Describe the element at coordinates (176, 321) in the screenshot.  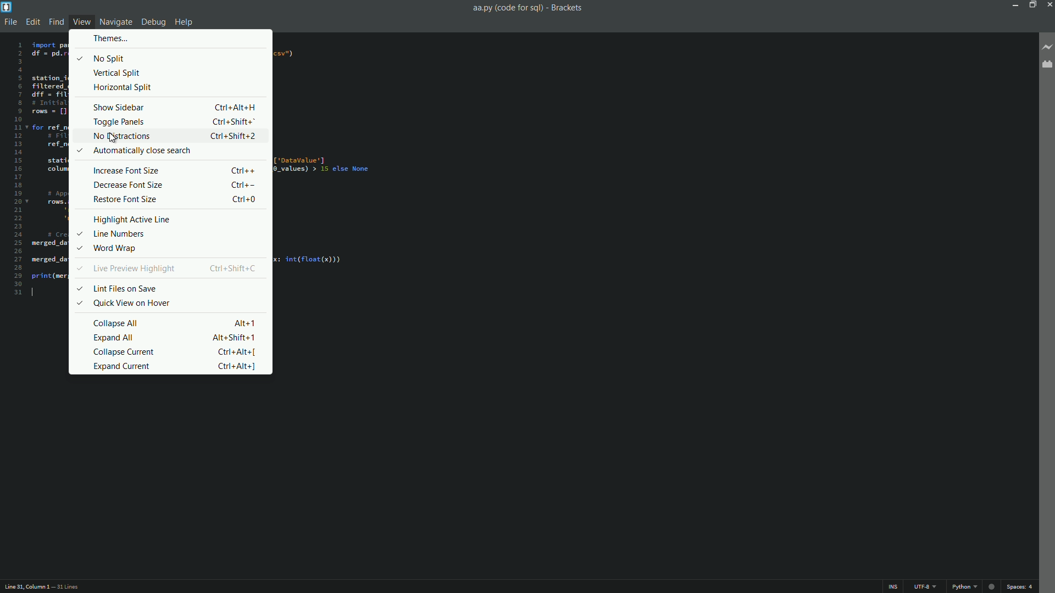
I see `collapse all Alt + 1` at that location.